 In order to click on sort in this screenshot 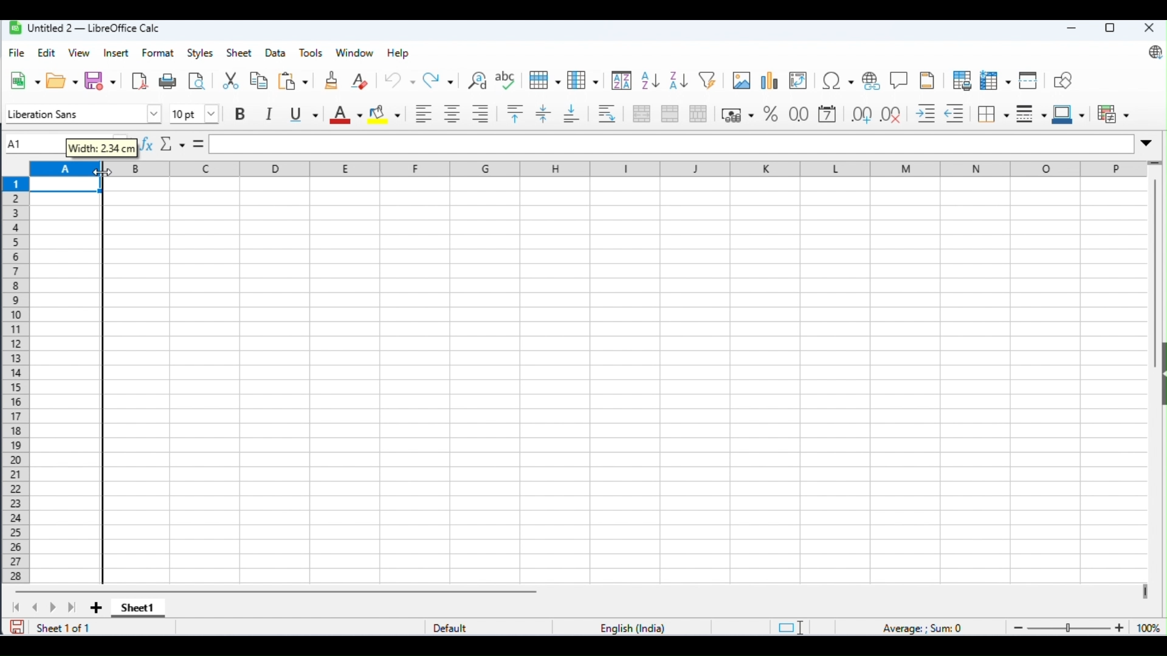, I will do `click(621, 81)`.